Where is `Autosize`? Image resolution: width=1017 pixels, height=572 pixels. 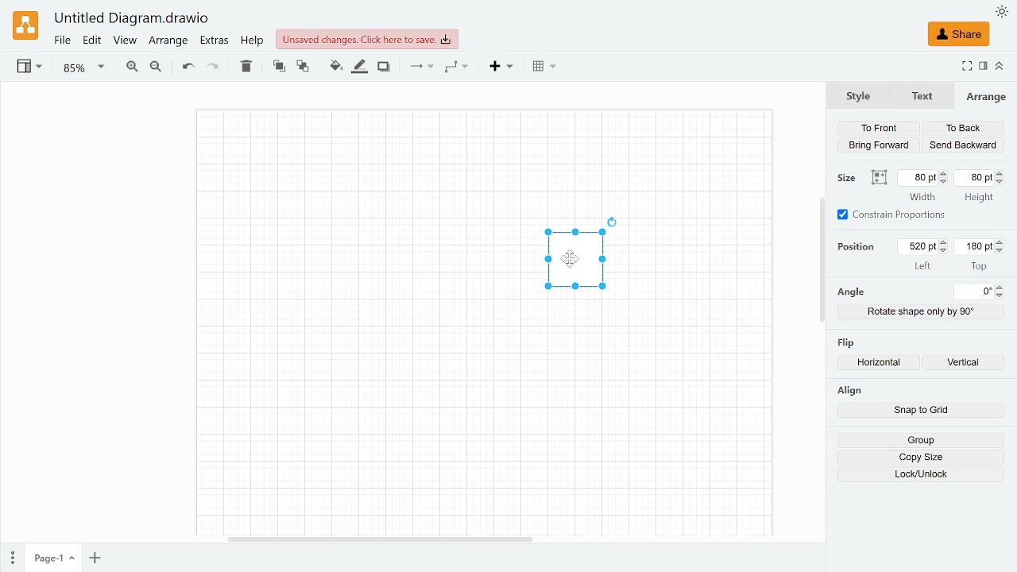 Autosize is located at coordinates (879, 178).